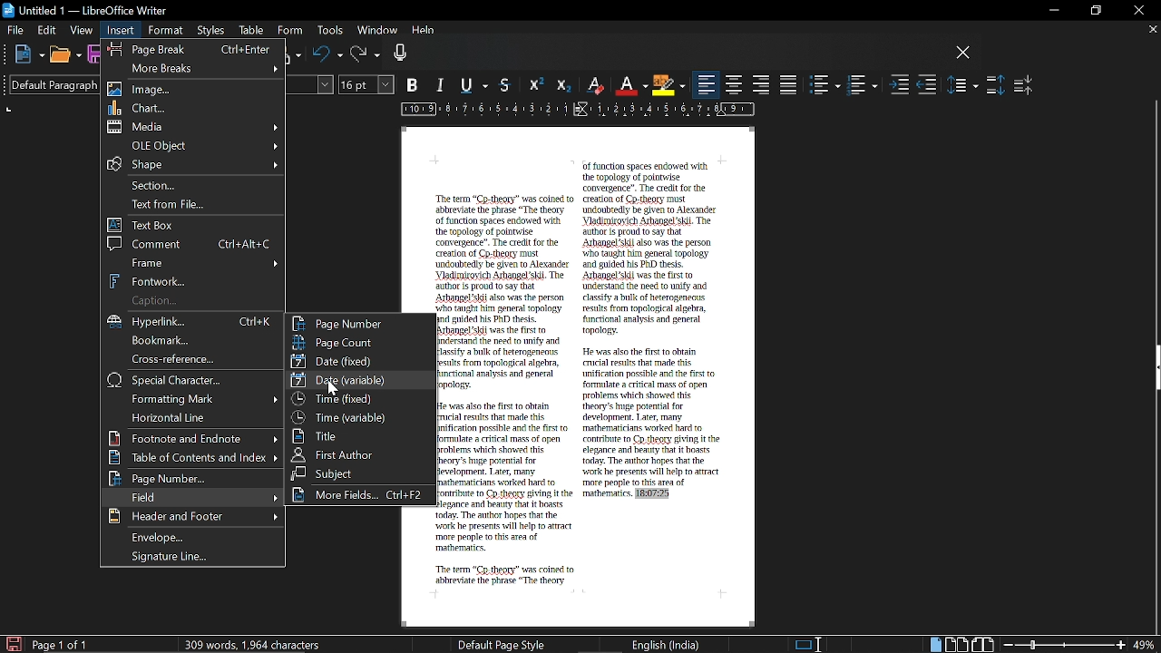 This screenshot has width=1161, height=653. What do you see at coordinates (789, 84) in the screenshot?
I see `Justified` at bounding box center [789, 84].